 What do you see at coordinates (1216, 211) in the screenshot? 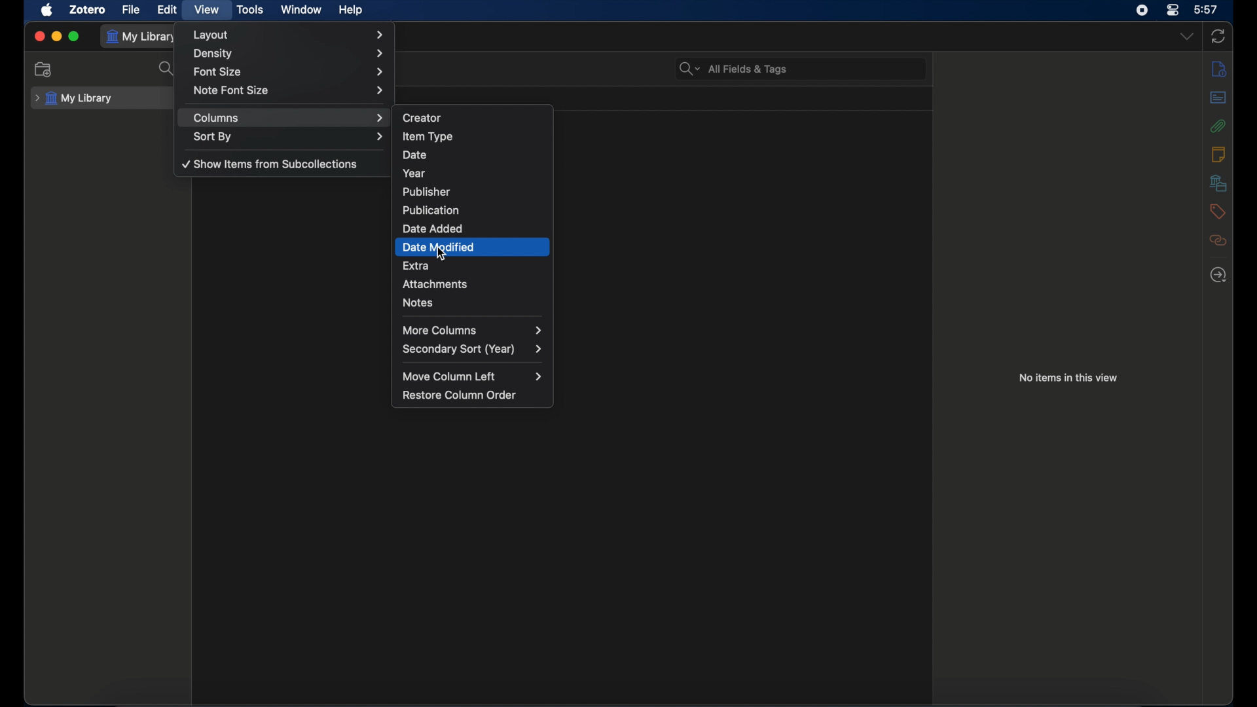
I see `tags` at bounding box center [1216, 211].